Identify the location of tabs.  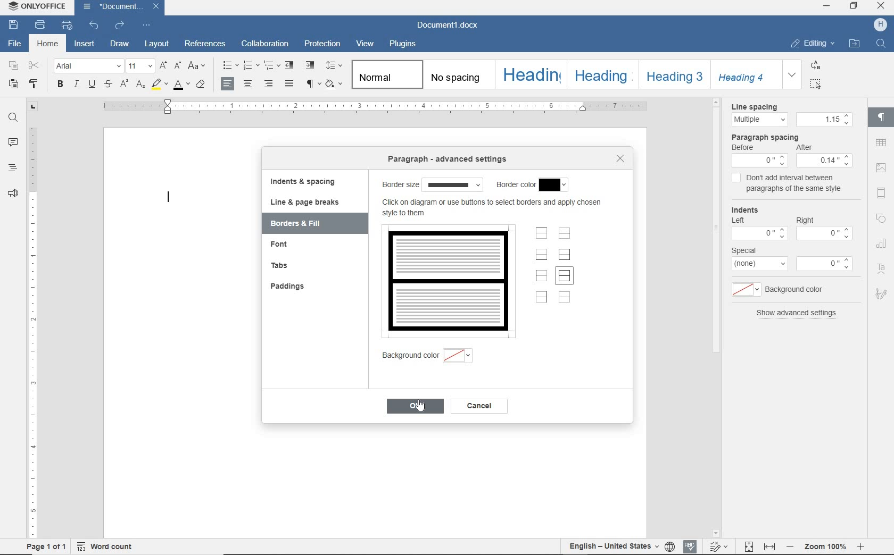
(296, 267).